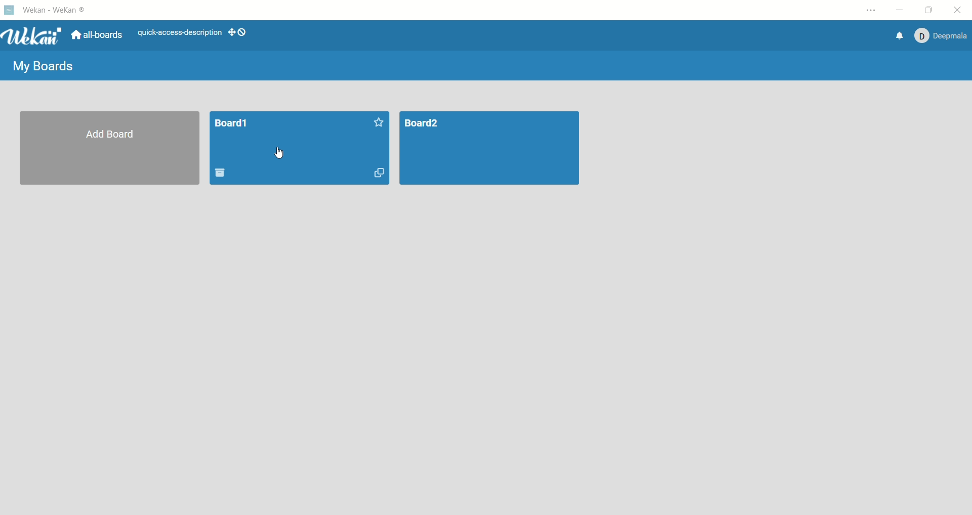 The image size is (972, 515). What do you see at coordinates (244, 31) in the screenshot?
I see `show-desktop-drag-handles` at bounding box center [244, 31].